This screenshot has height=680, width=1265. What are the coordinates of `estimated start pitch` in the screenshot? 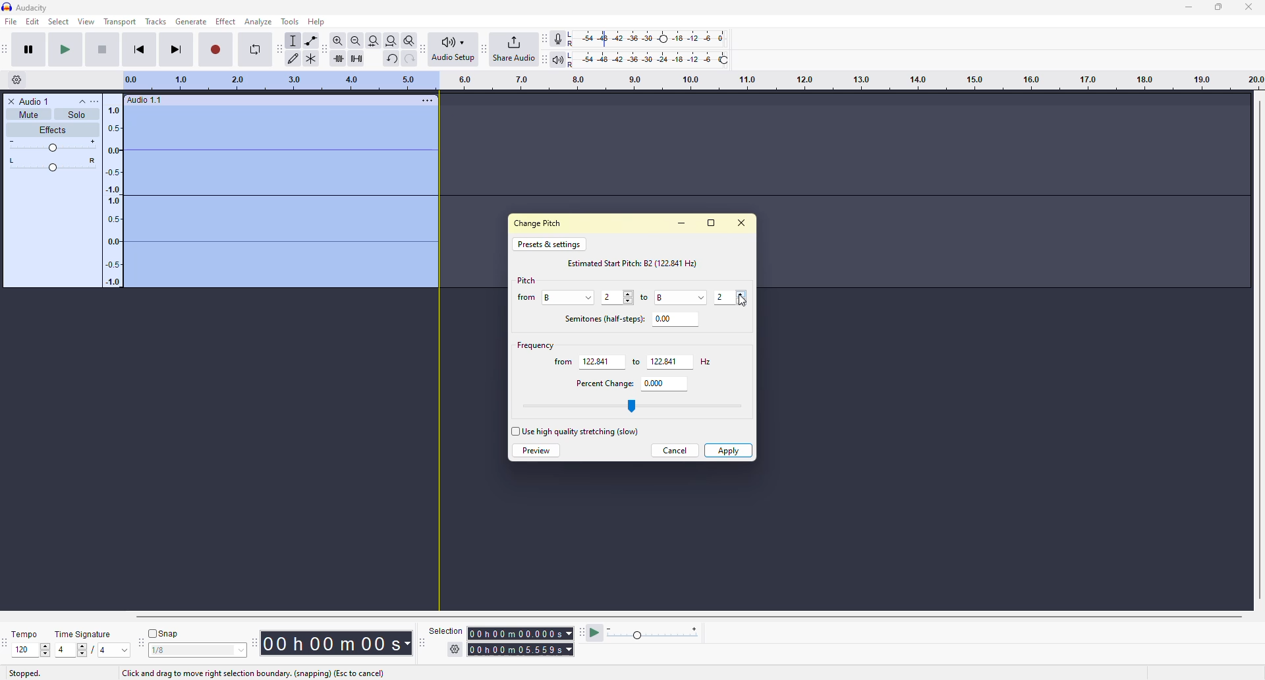 It's located at (636, 262).